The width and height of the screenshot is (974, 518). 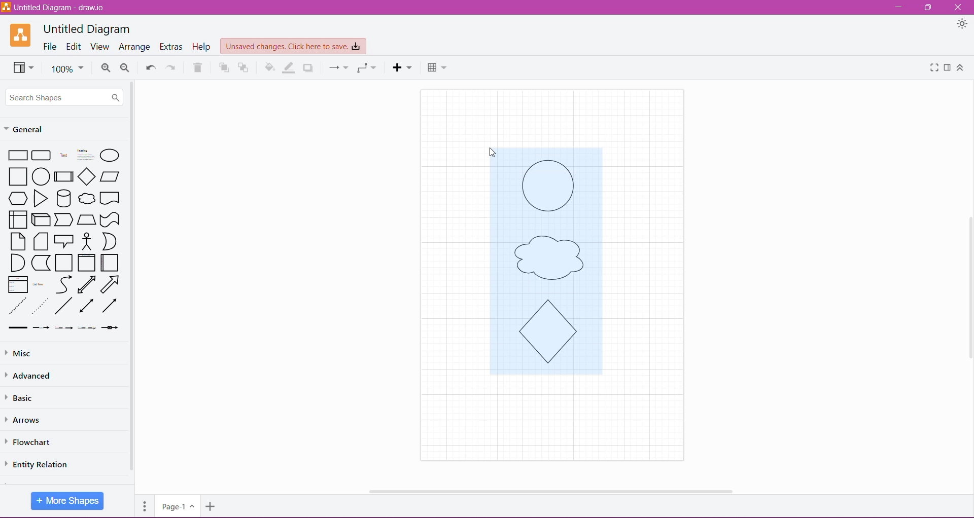 What do you see at coordinates (245, 67) in the screenshot?
I see `To Back` at bounding box center [245, 67].